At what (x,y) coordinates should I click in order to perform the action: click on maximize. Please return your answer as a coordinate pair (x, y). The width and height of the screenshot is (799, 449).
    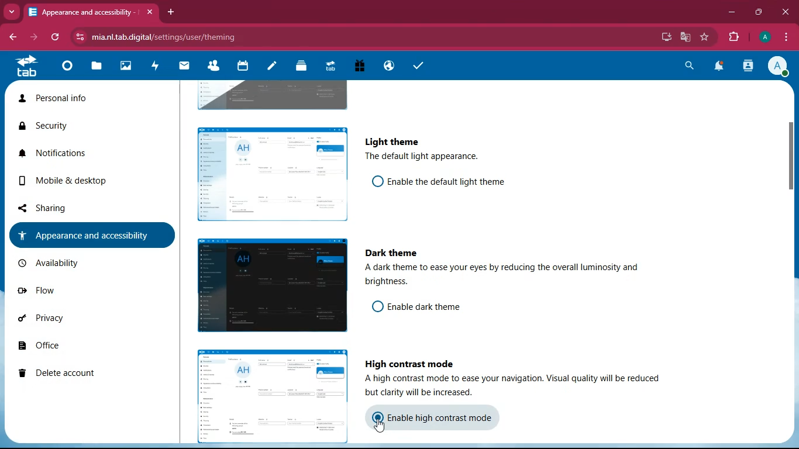
    Looking at the image, I should click on (759, 13).